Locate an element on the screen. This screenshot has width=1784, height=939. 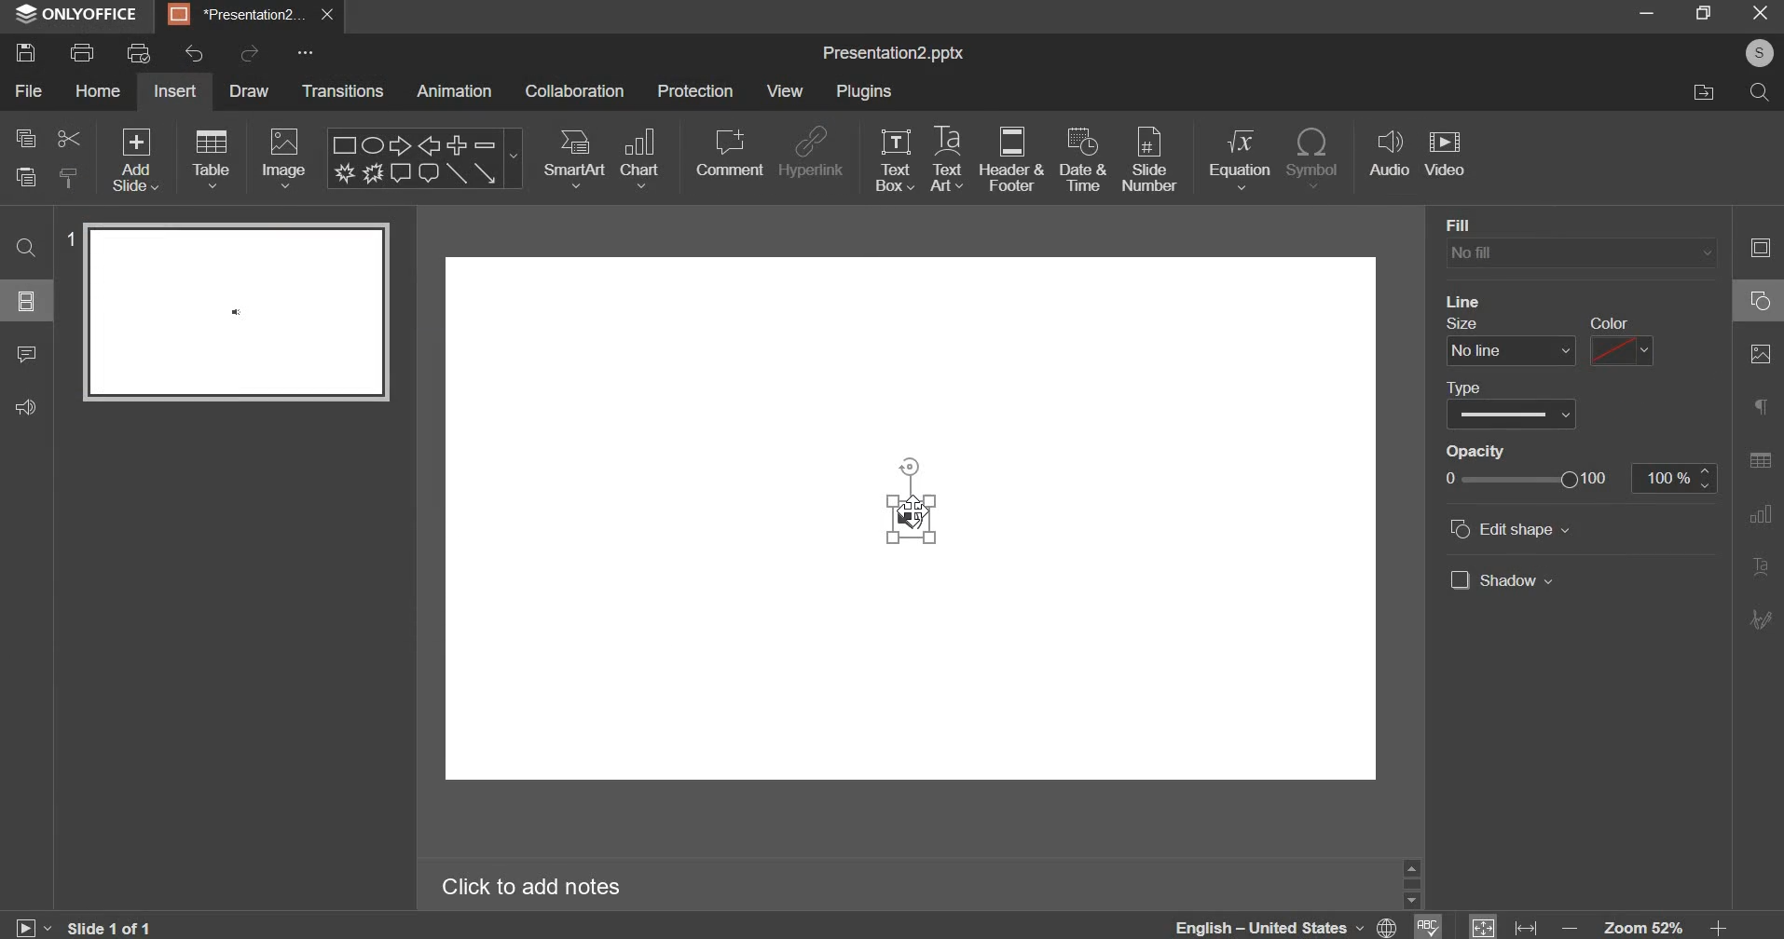
paragraph settings is located at coordinates (1760, 404).